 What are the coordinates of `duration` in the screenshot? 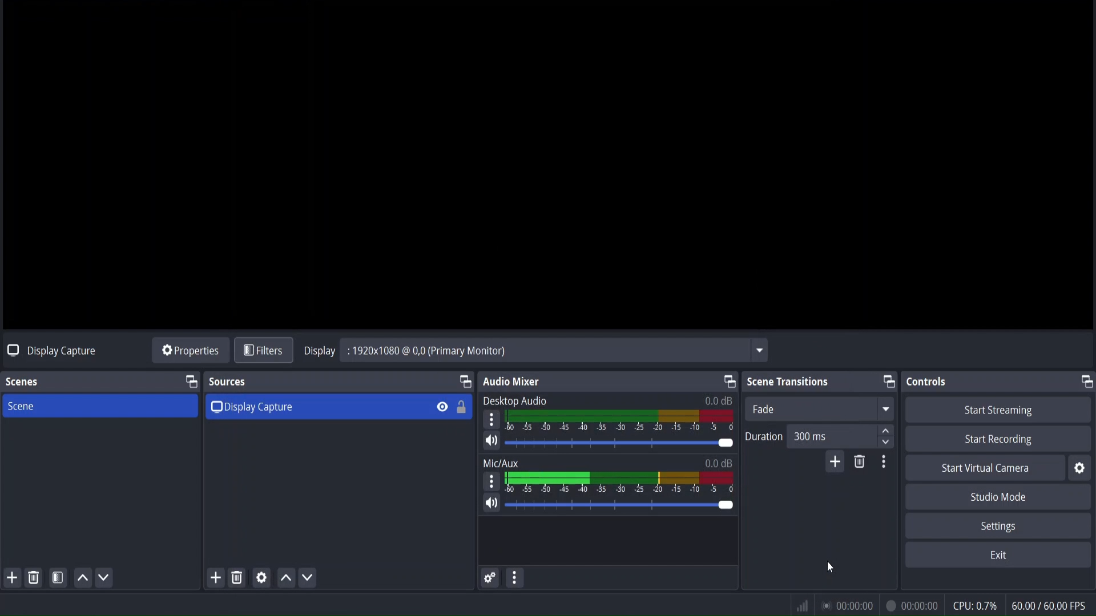 It's located at (811, 437).